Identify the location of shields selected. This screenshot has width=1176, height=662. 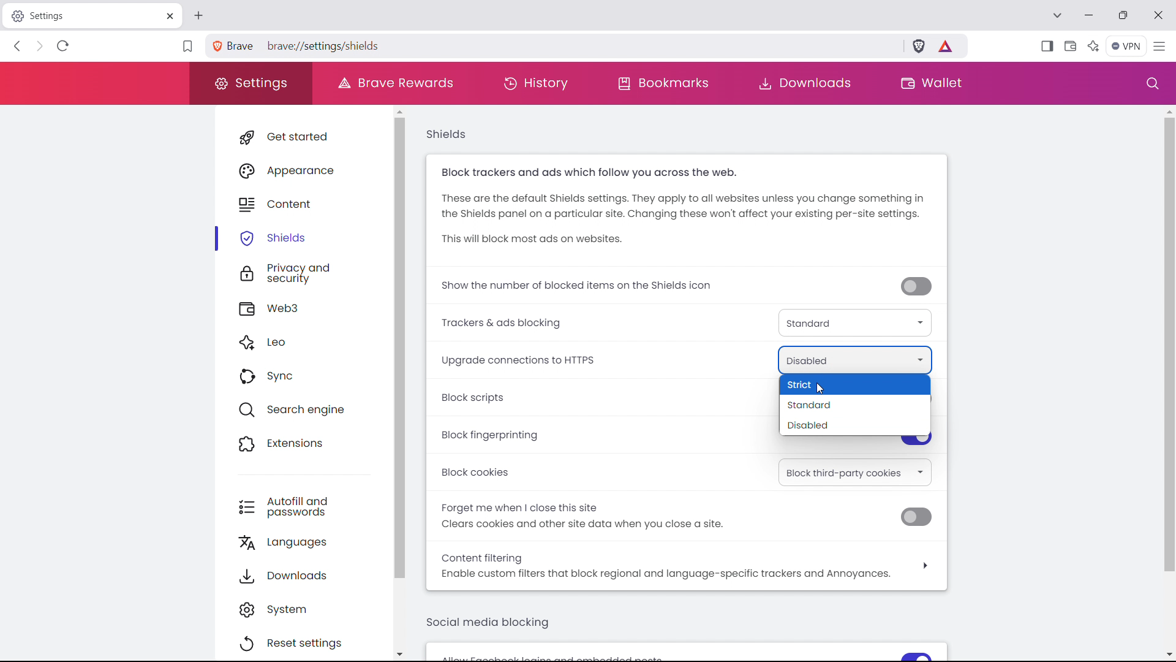
(301, 237).